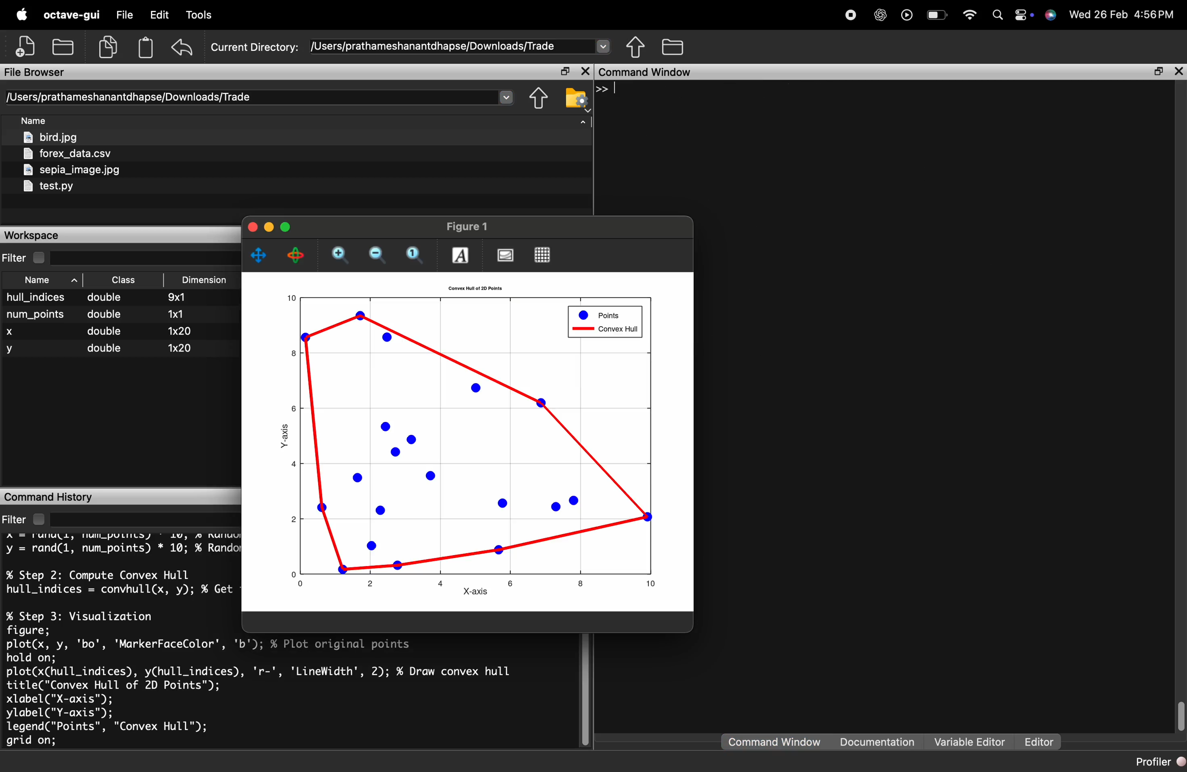  Describe the element at coordinates (882, 14) in the screenshot. I see `chat gpt` at that location.